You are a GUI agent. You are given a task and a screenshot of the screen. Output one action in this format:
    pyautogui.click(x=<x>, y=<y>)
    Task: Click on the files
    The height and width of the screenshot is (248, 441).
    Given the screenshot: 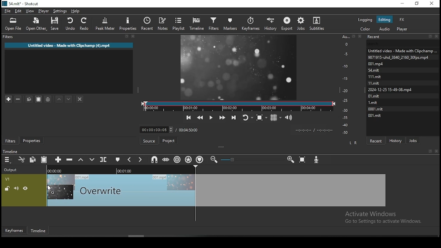 What is the action you would take?
    pyautogui.click(x=377, y=116)
    